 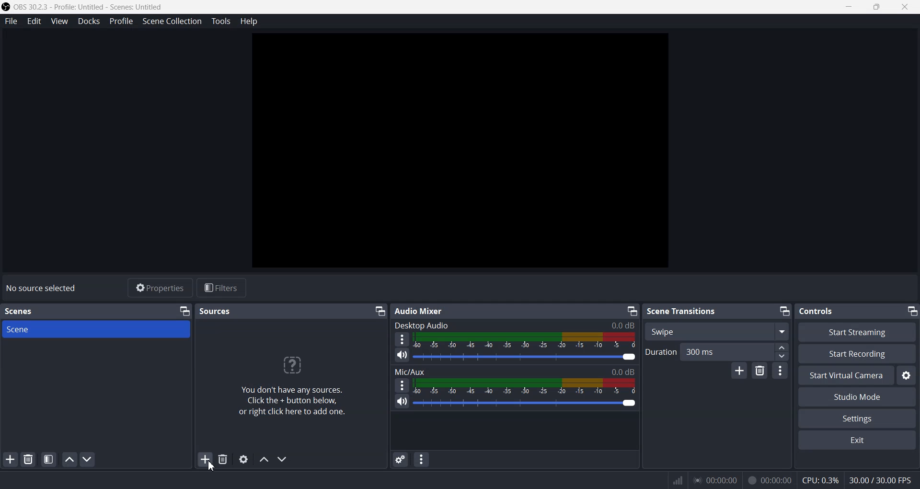 What do you see at coordinates (515, 325) in the screenshot?
I see `Desktop Audio 0.0 dB` at bounding box center [515, 325].